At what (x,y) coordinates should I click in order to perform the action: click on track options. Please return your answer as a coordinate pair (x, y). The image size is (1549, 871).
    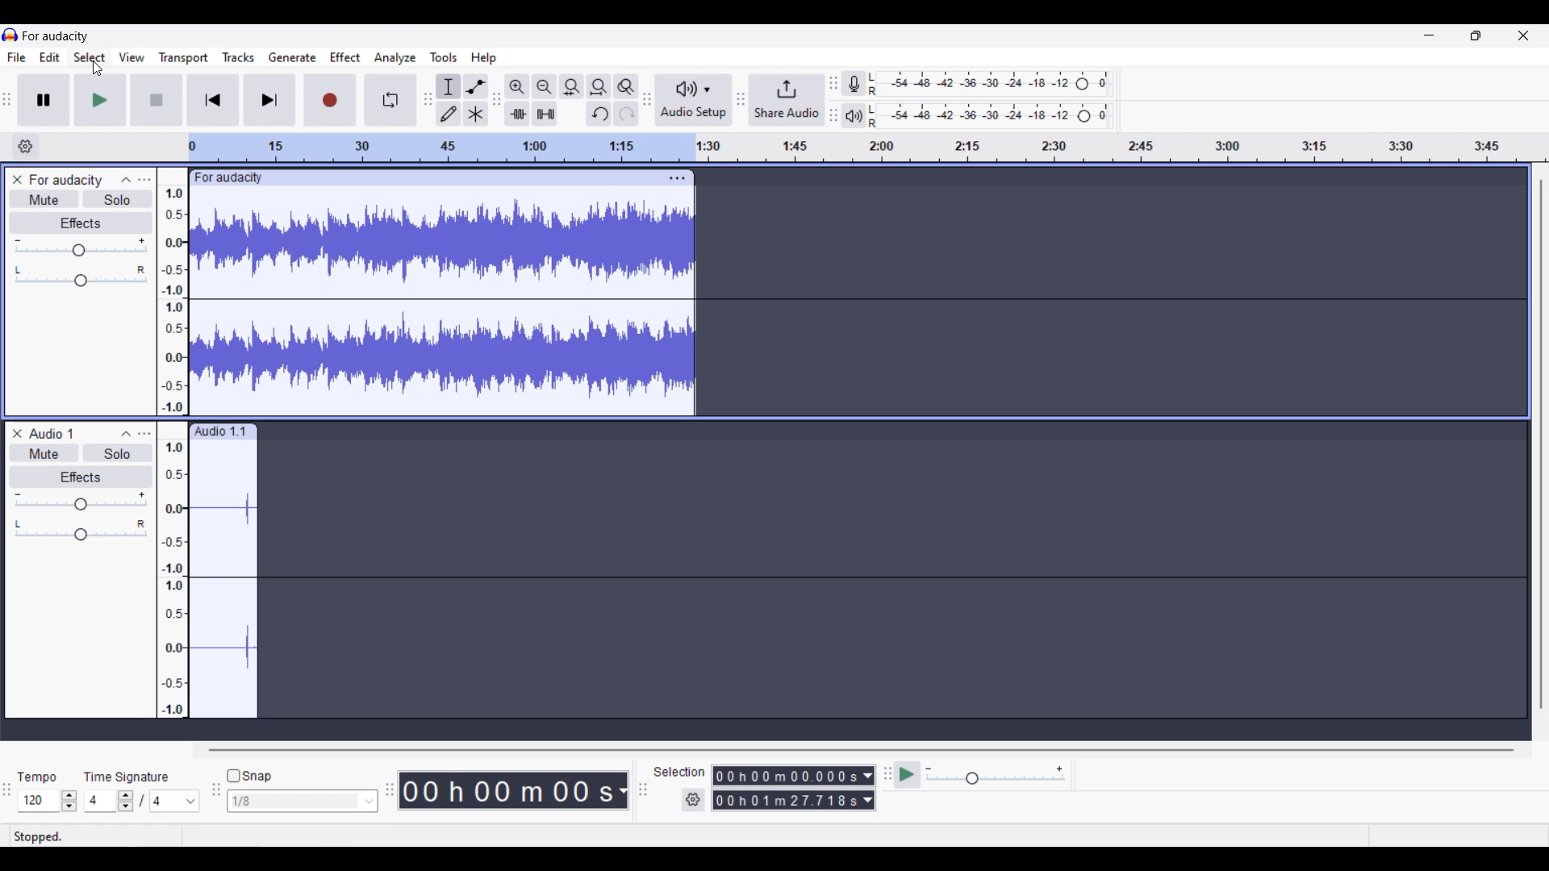
    Looking at the image, I should click on (675, 178).